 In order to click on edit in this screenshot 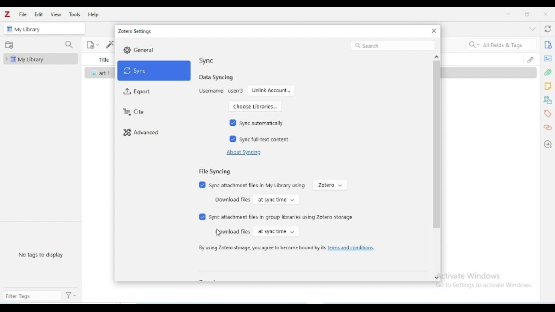, I will do `click(39, 14)`.